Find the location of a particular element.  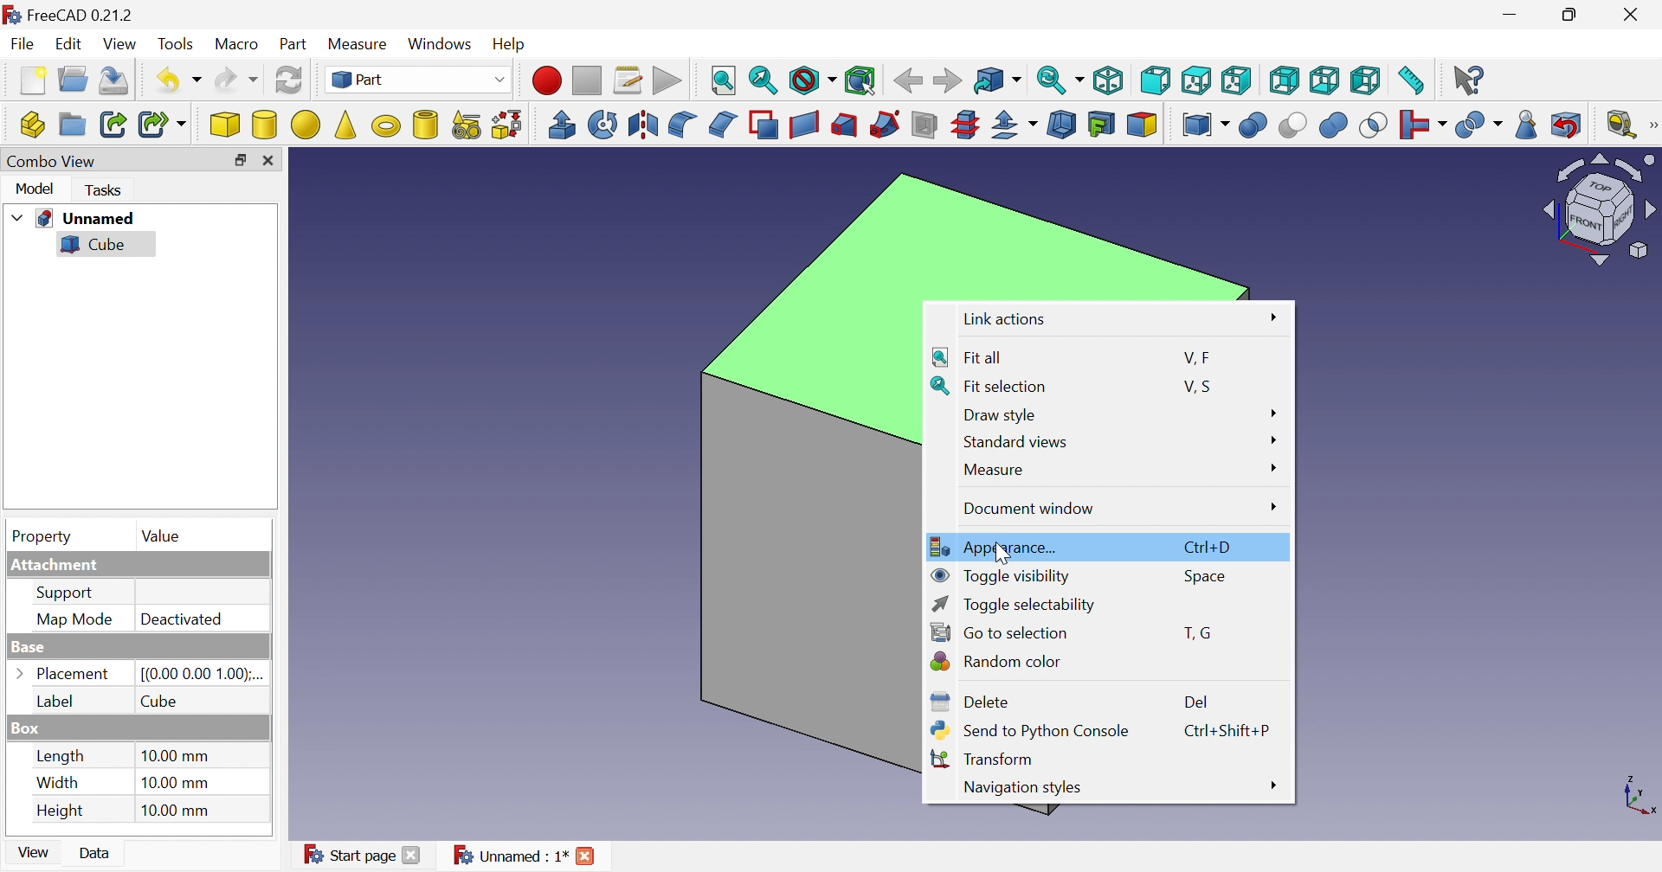

[Measure] is located at coordinates (1652, 124).